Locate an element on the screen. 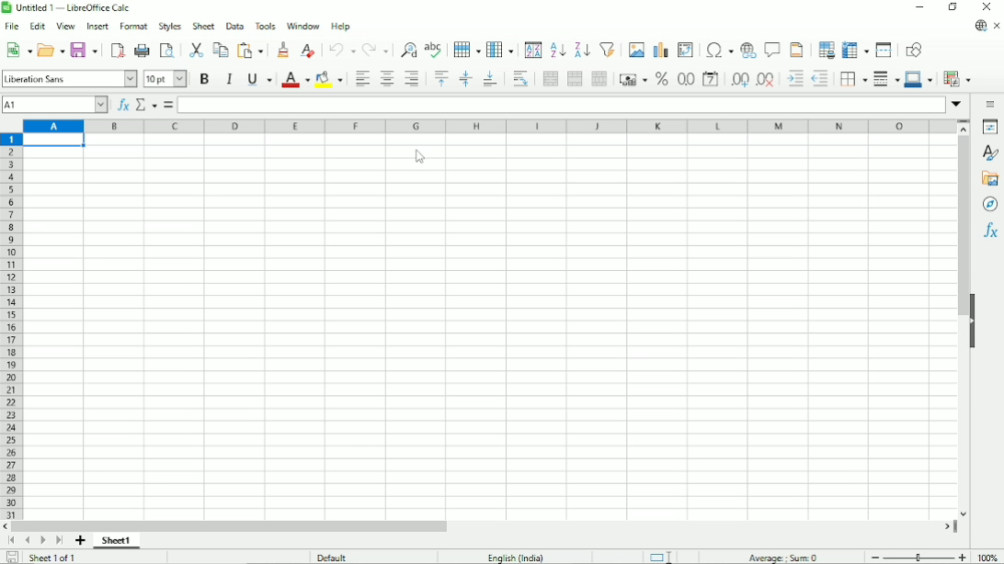  Freeze rows and columns is located at coordinates (855, 50).